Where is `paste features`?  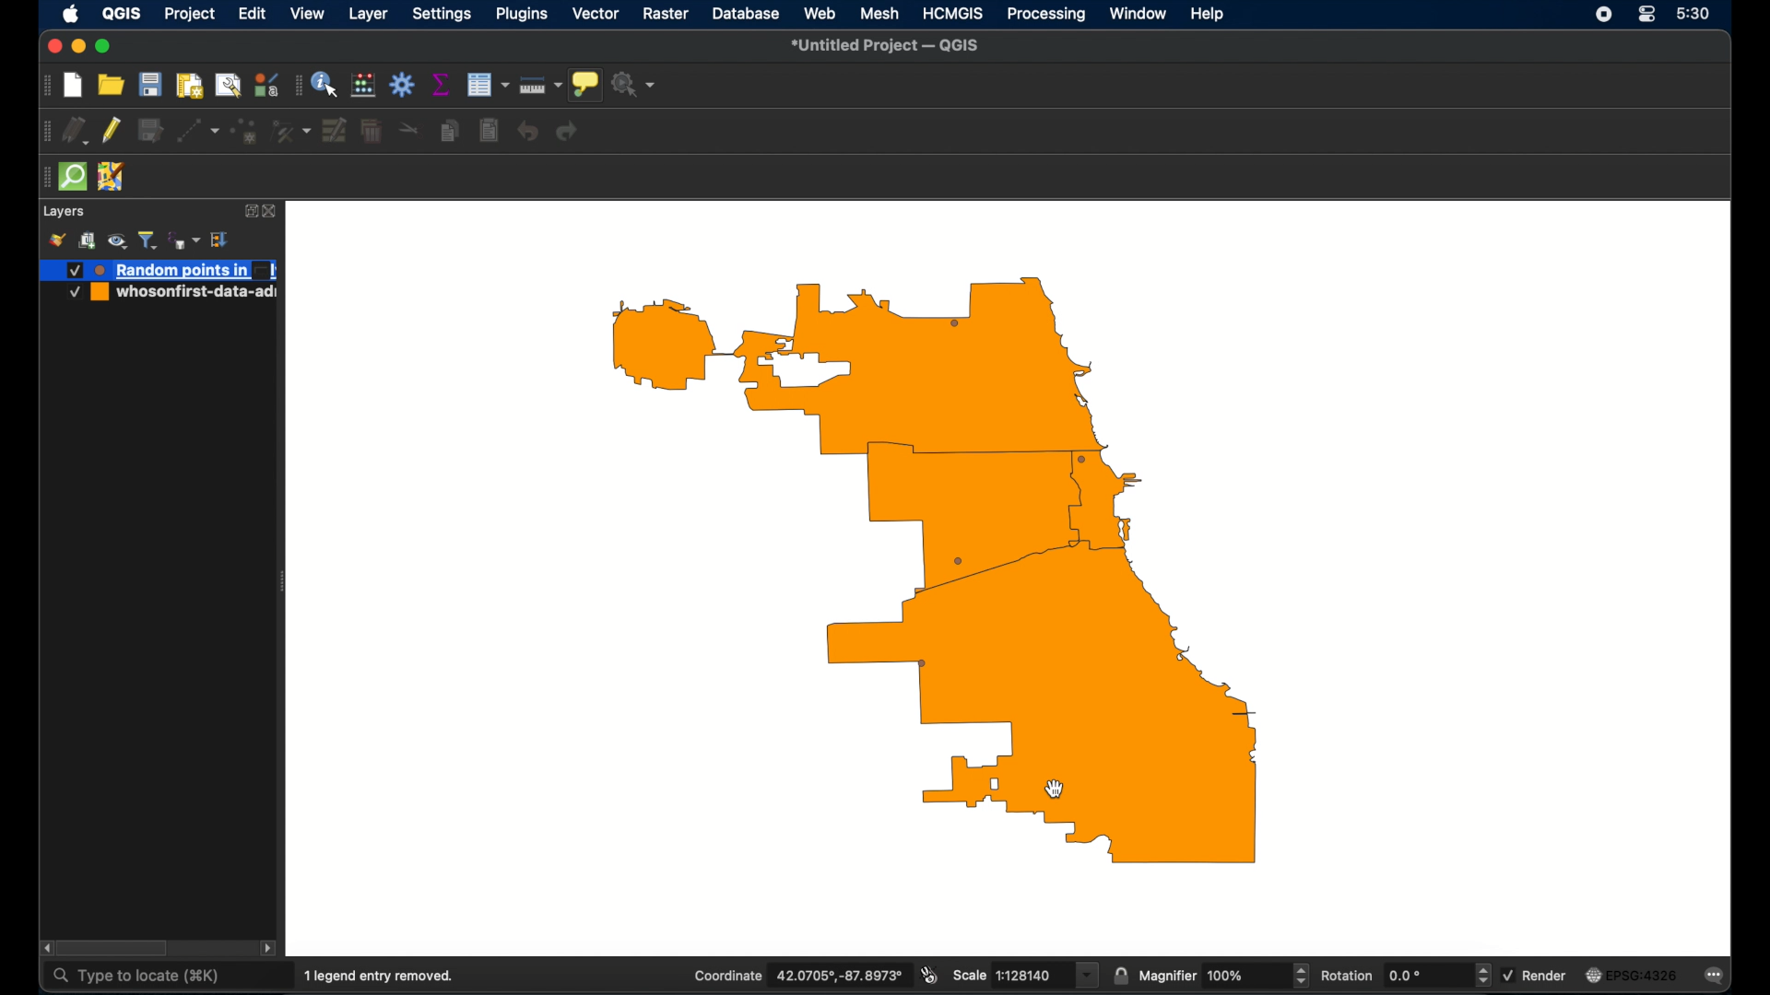
paste features is located at coordinates (490, 131).